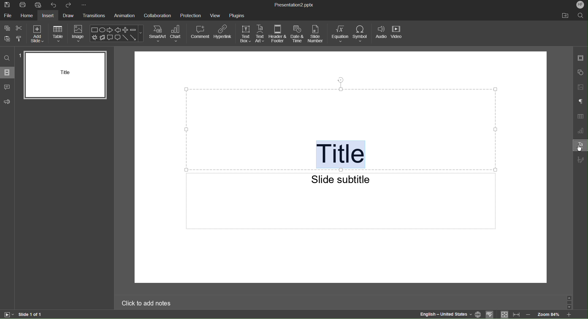 The width and height of the screenshot is (588, 319). Describe the element at coordinates (177, 34) in the screenshot. I see `Chart` at that location.